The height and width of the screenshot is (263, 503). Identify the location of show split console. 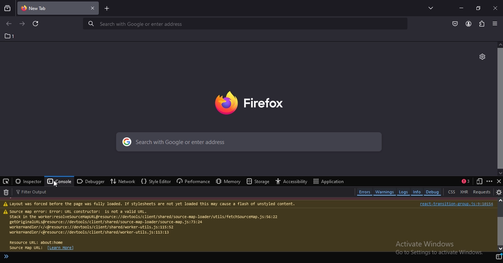
(465, 181).